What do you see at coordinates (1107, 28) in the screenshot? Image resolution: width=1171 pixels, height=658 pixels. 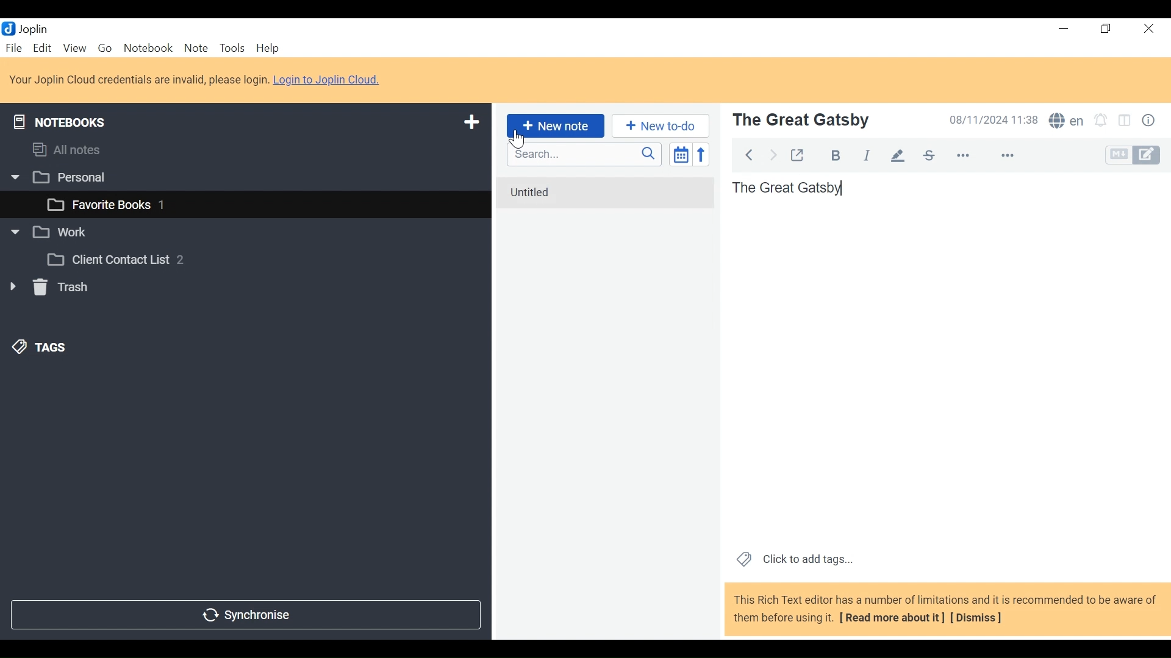 I see `Restore` at bounding box center [1107, 28].